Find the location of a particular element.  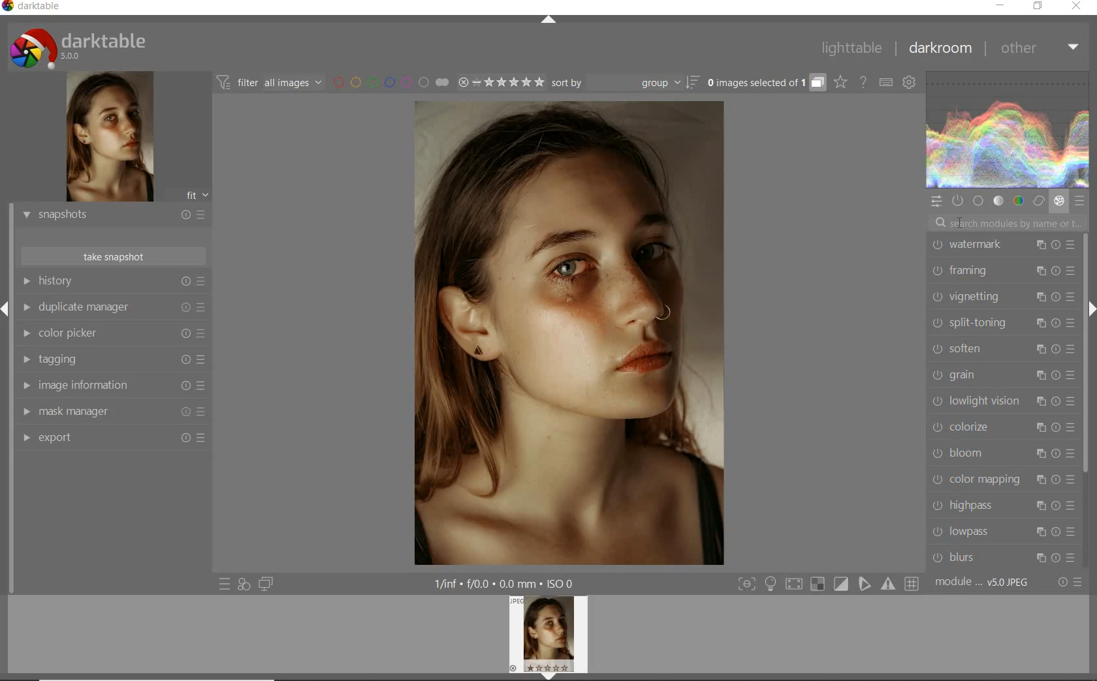

bloom is located at coordinates (1002, 453).